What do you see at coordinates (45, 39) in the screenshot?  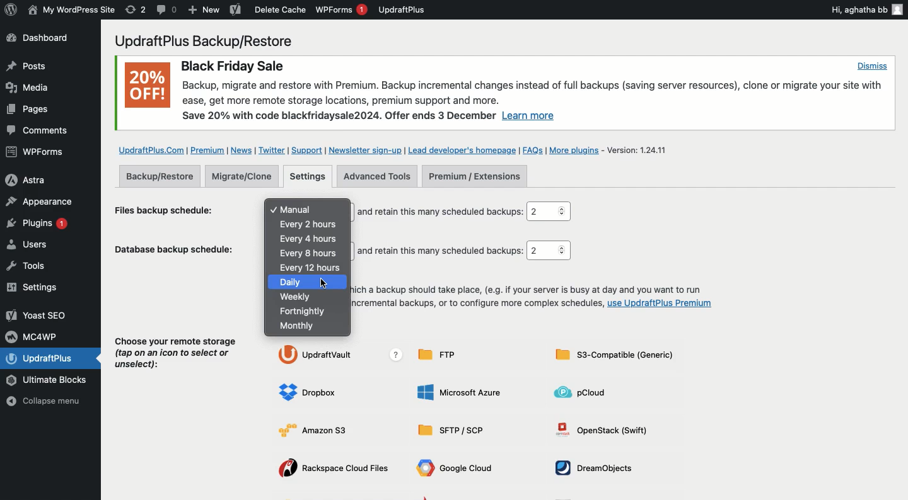 I see `Dashboard` at bounding box center [45, 39].